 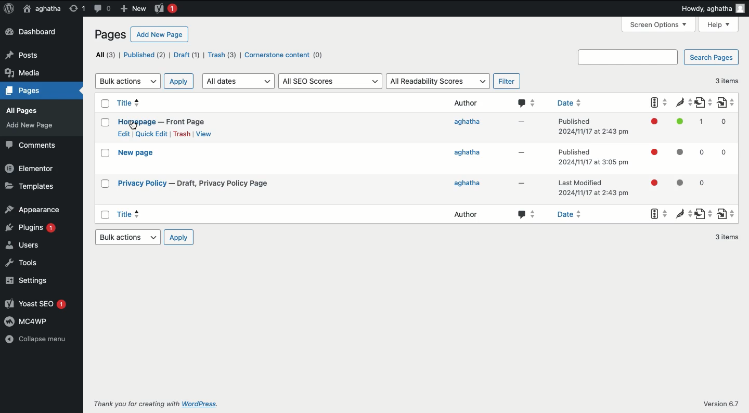 What do you see at coordinates (33, 32) in the screenshot?
I see `Dashboard` at bounding box center [33, 32].